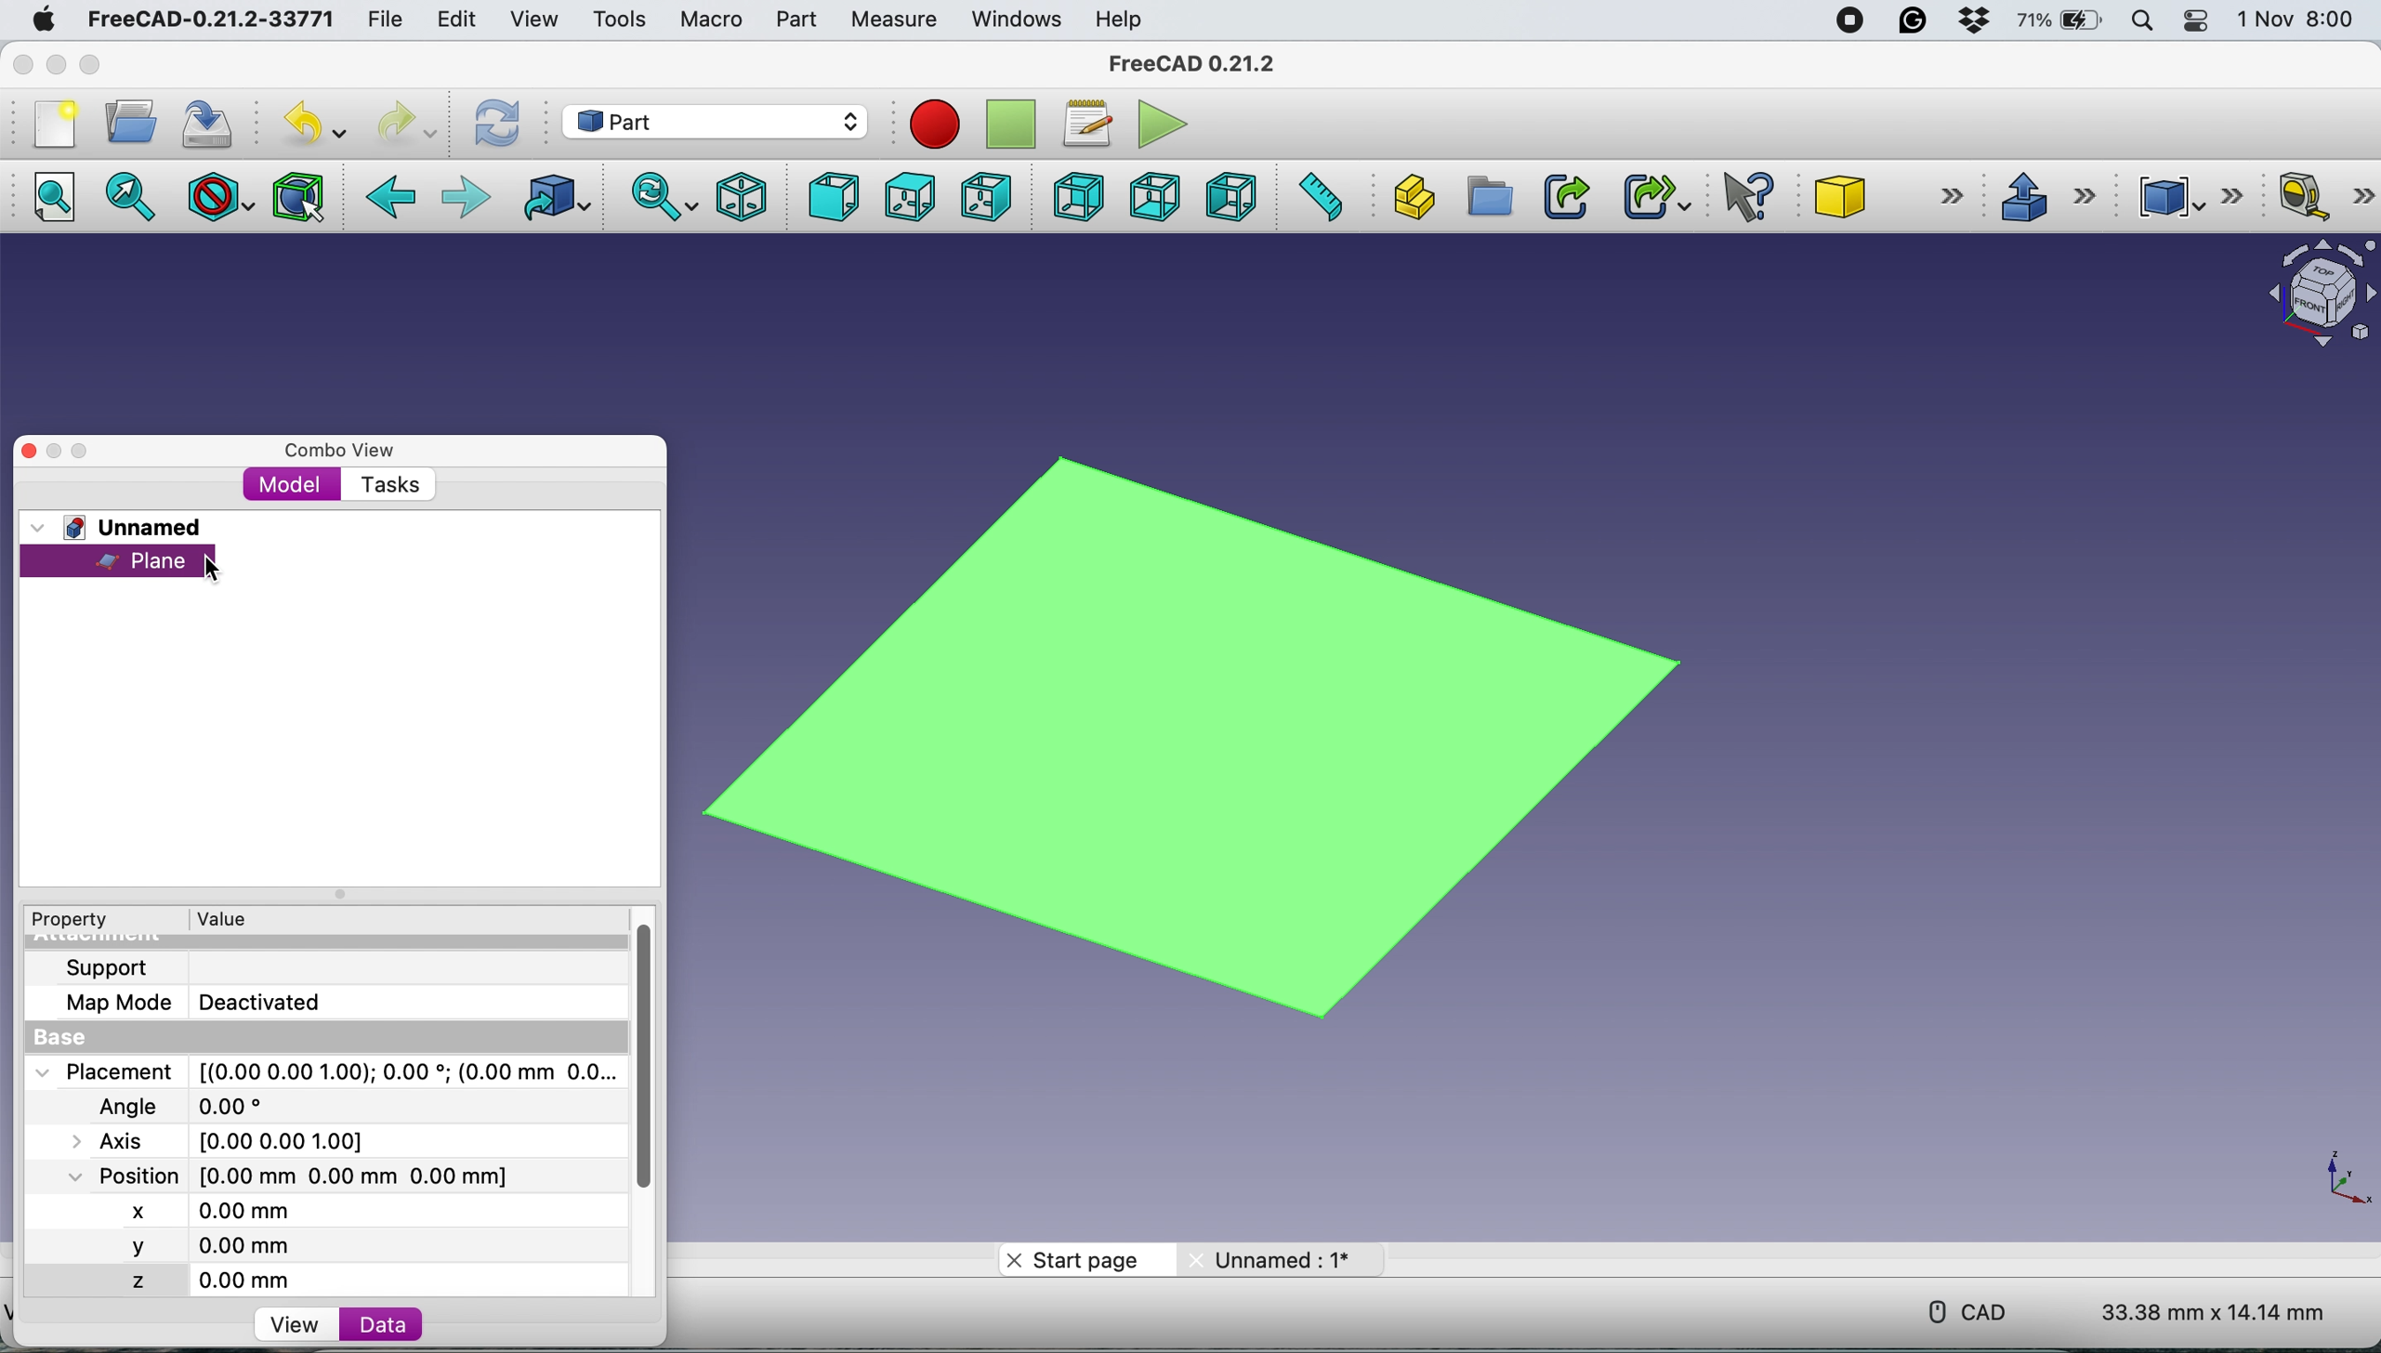 The image size is (2381, 1353). I want to click on part, so click(796, 18).